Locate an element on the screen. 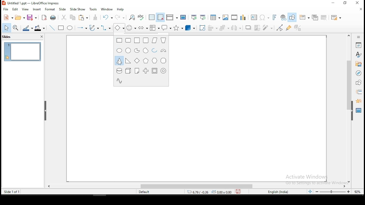  redo is located at coordinates (120, 17).